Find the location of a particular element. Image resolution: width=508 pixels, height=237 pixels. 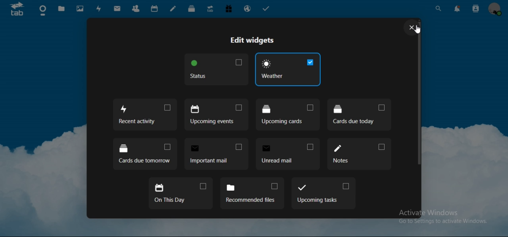

deck is located at coordinates (193, 9).